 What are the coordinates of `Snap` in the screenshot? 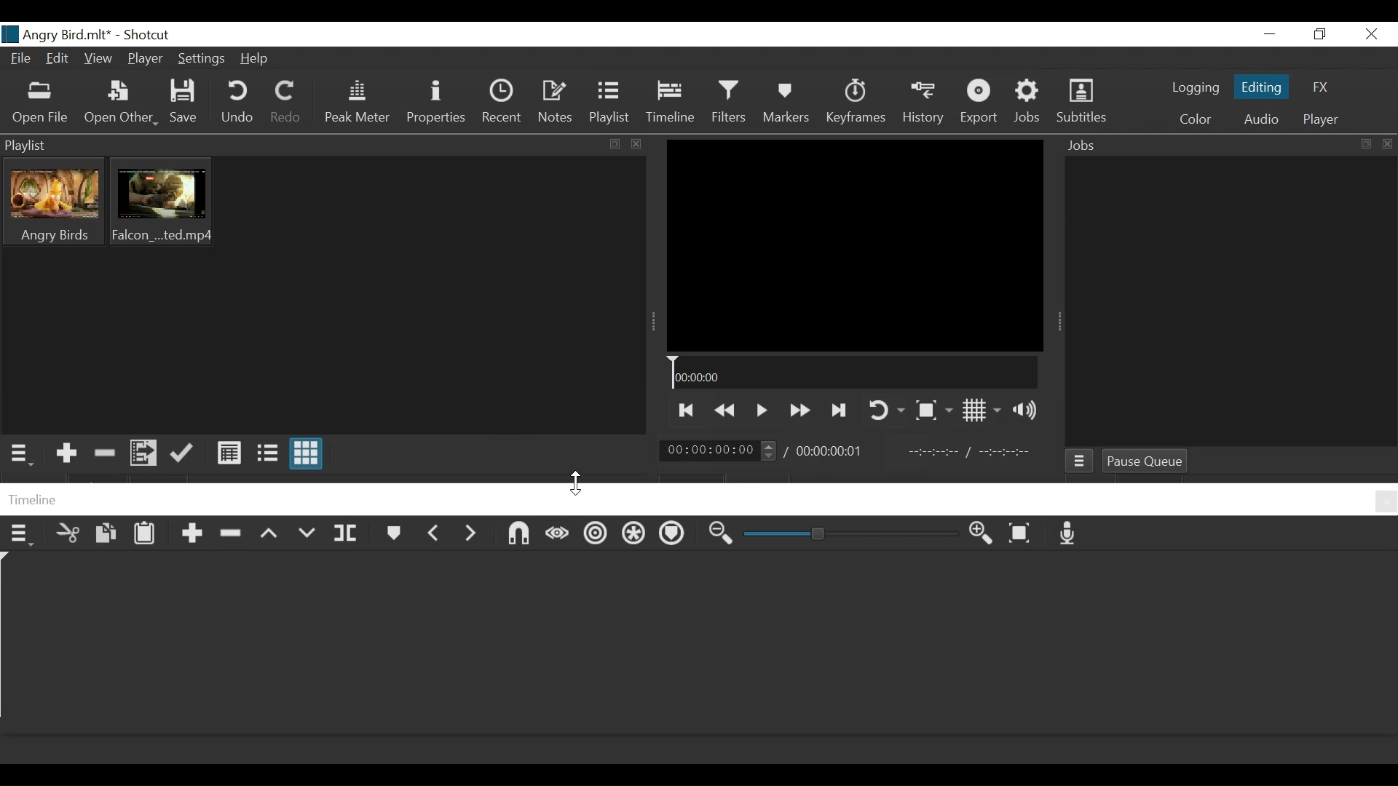 It's located at (519, 536).